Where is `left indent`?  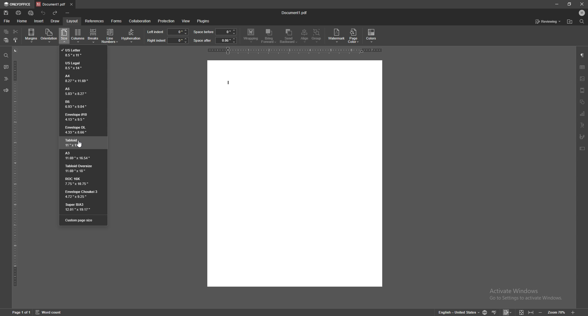 left indent is located at coordinates (155, 32).